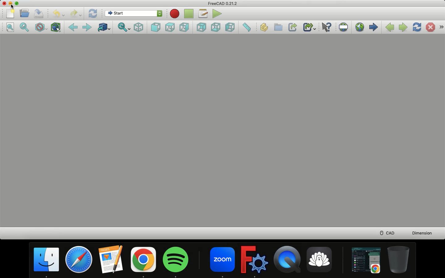 The height and width of the screenshot is (278, 445). Describe the element at coordinates (202, 27) in the screenshot. I see `Rear` at that location.